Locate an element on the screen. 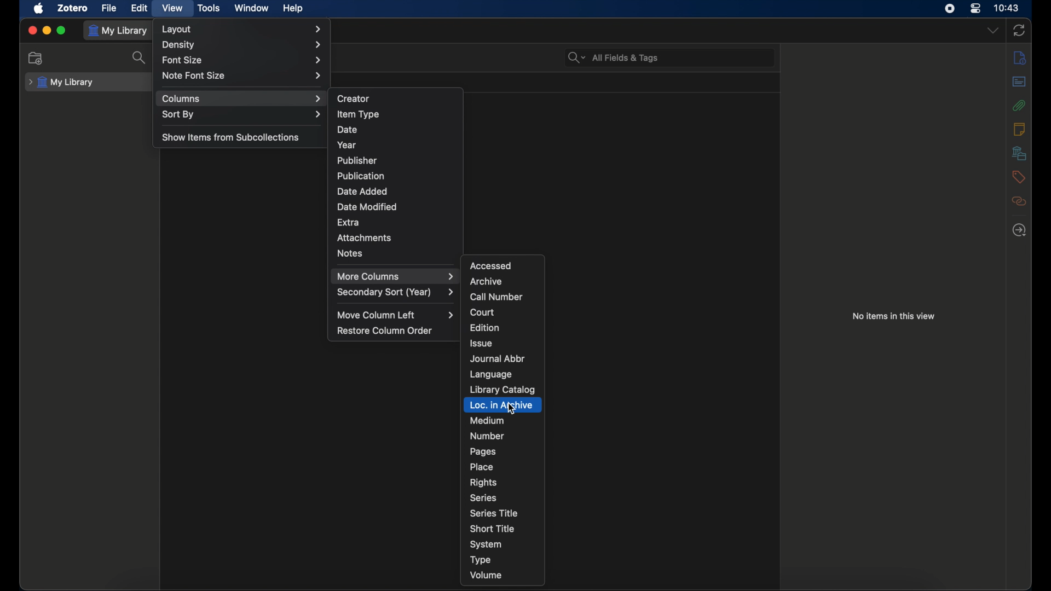 The height and width of the screenshot is (591, 1051). loc. in archive is located at coordinates (501, 405).